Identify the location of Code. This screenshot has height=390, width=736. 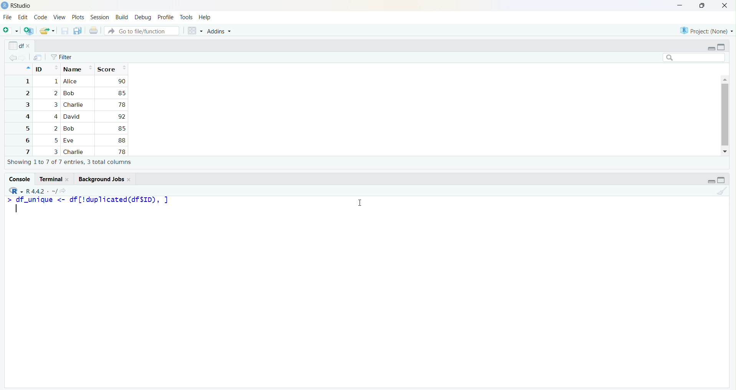
(41, 18).